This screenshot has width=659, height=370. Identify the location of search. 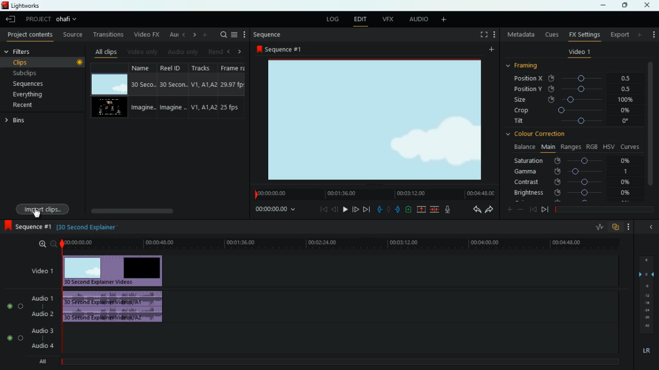
(221, 35).